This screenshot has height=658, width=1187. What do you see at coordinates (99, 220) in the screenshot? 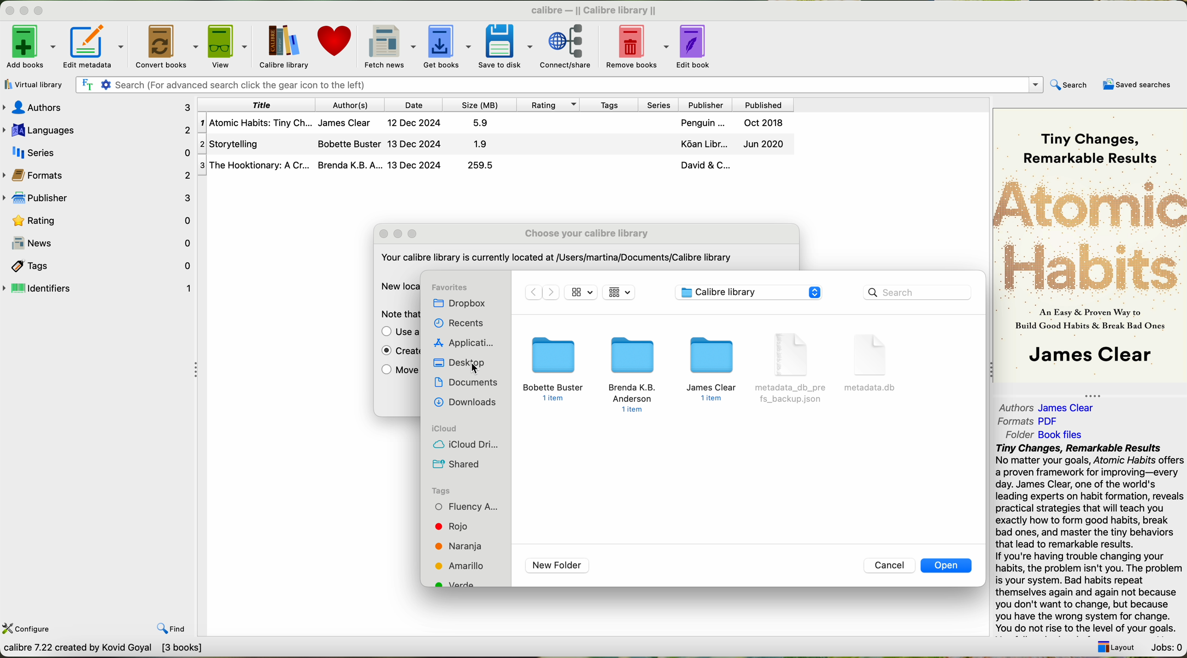
I see `rating` at bounding box center [99, 220].